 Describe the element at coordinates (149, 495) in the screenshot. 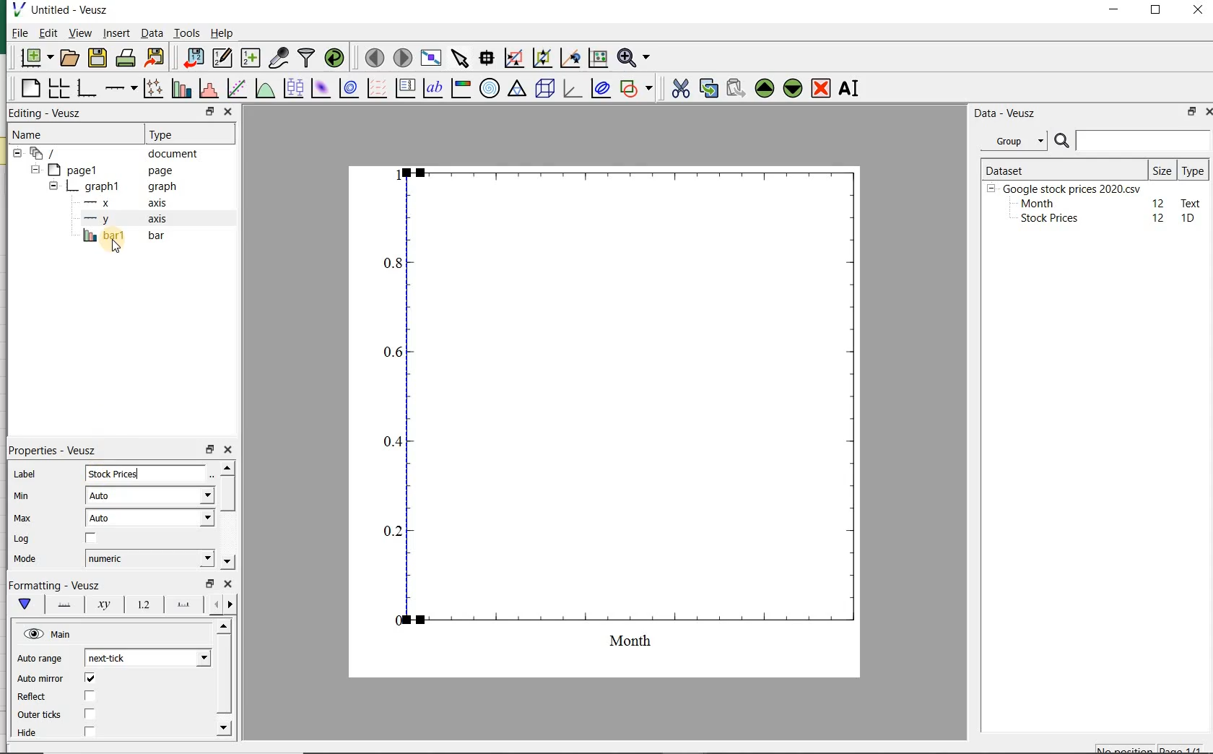

I see `Auto` at that location.